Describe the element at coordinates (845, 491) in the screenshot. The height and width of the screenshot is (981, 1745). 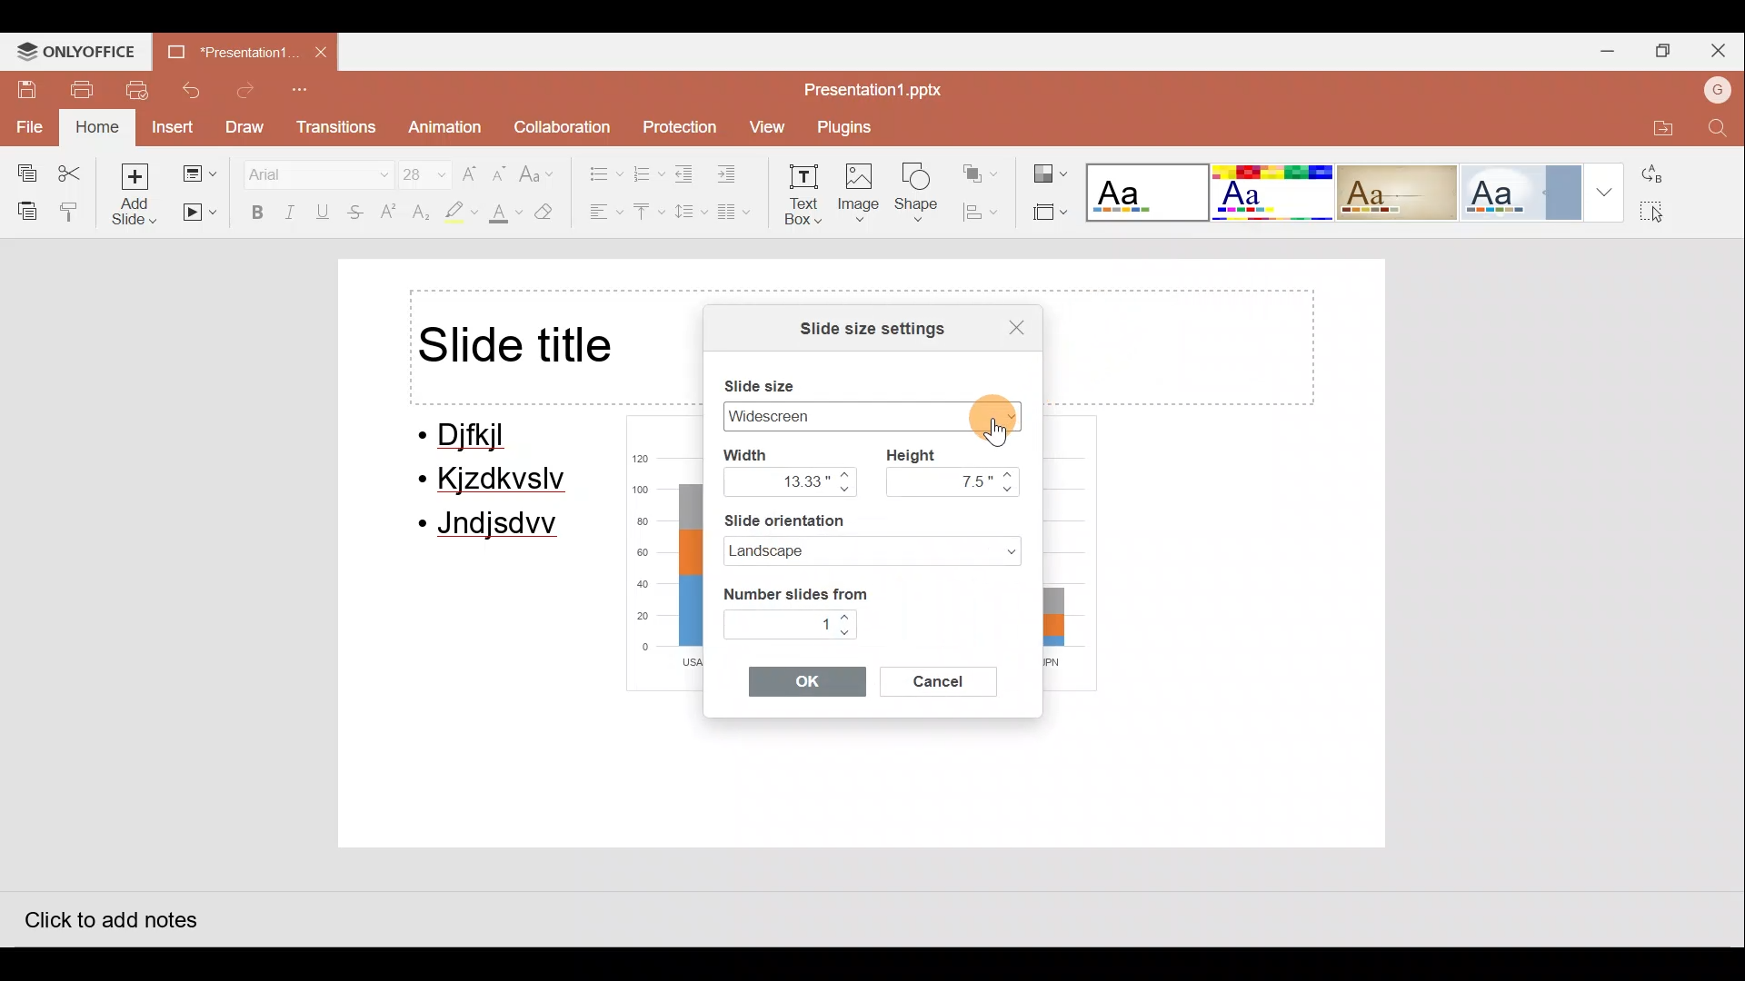
I see `Navigate down` at that location.